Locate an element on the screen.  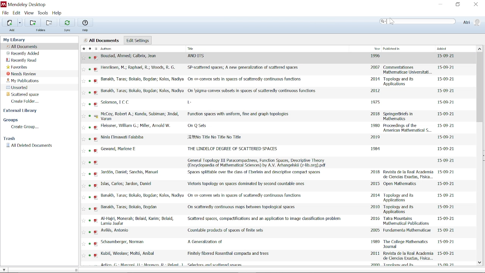
Add to favorite is located at coordinates (84, 139).